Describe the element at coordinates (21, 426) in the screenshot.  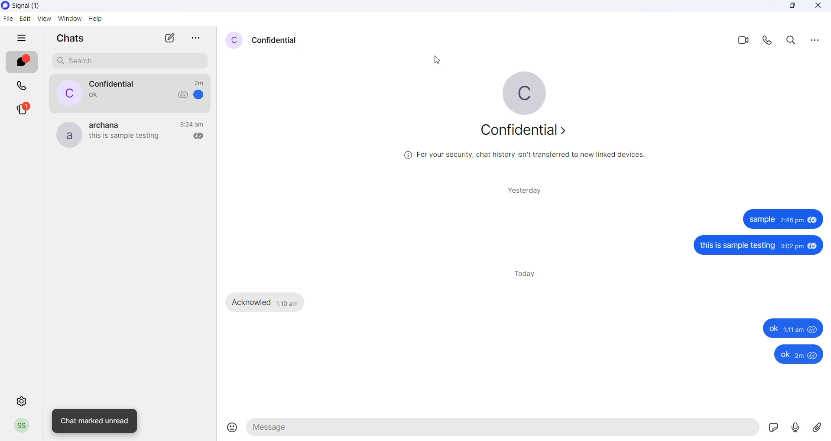
I see `profile` at that location.